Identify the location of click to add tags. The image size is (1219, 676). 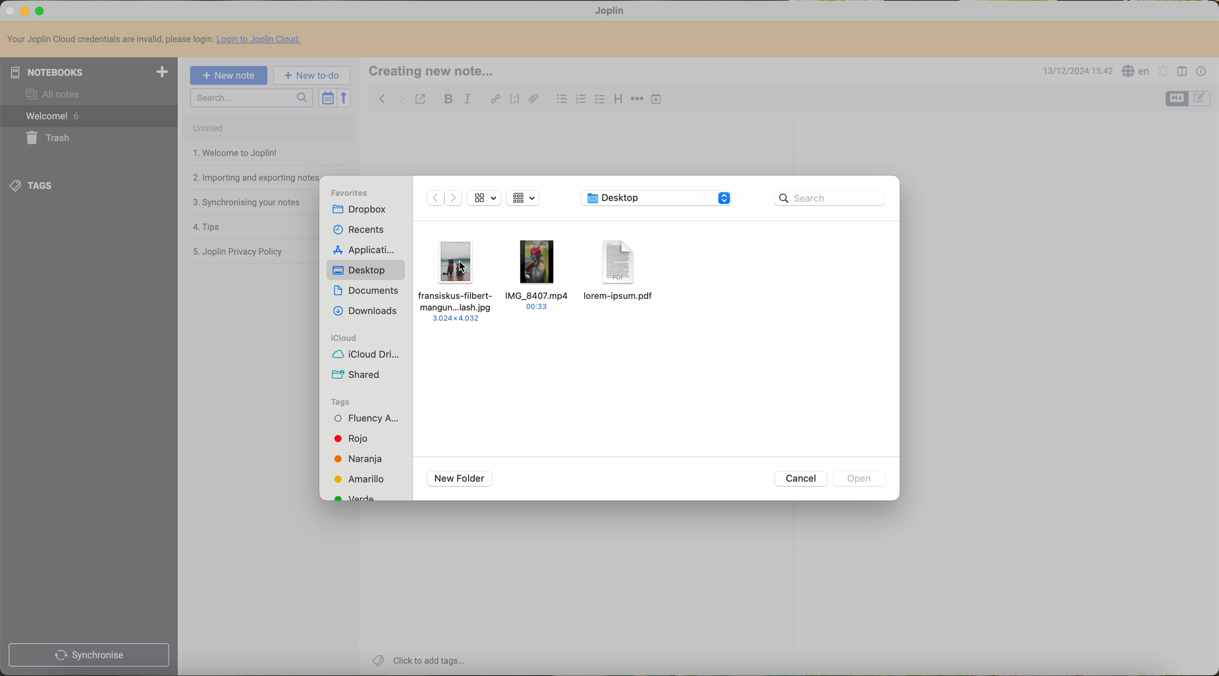
(421, 660).